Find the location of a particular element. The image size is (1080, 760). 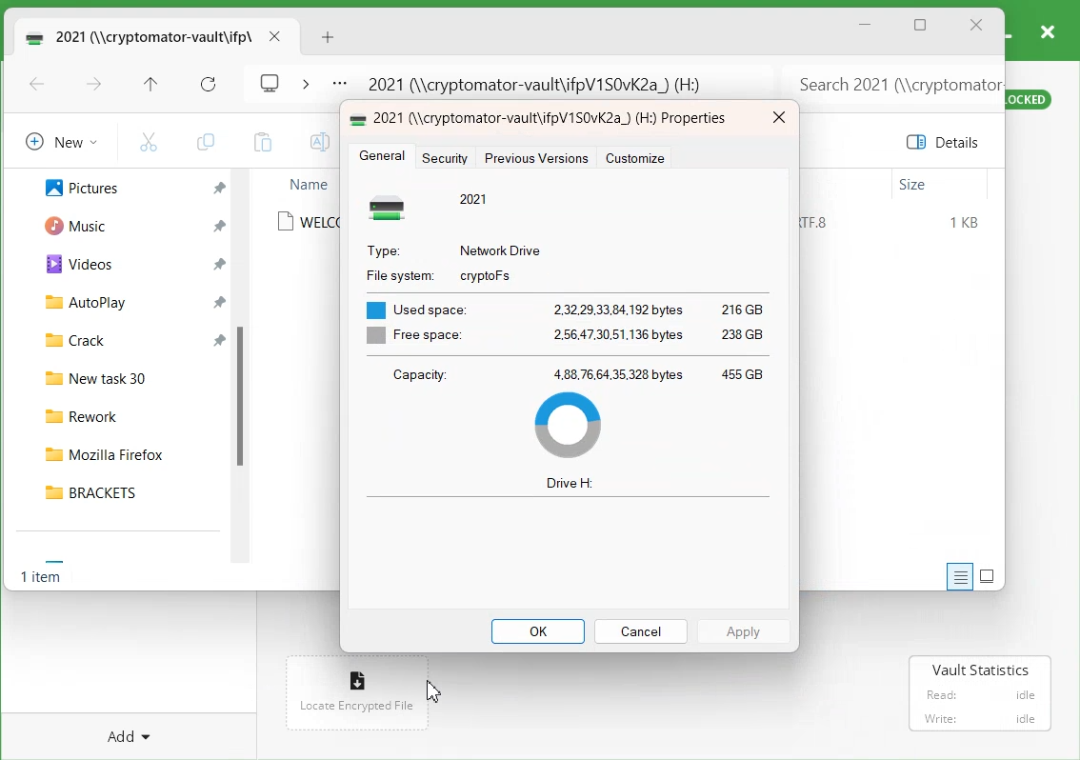

Copy is located at coordinates (205, 142).